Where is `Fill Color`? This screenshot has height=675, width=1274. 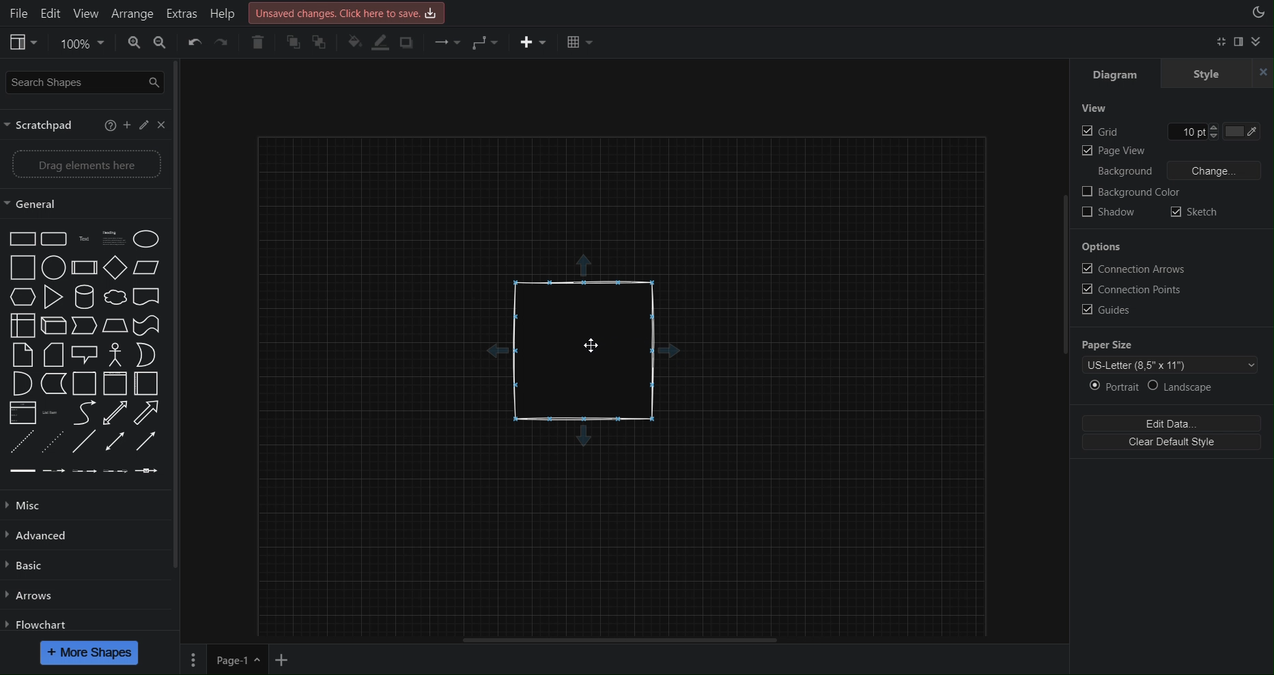
Fill Color is located at coordinates (354, 42).